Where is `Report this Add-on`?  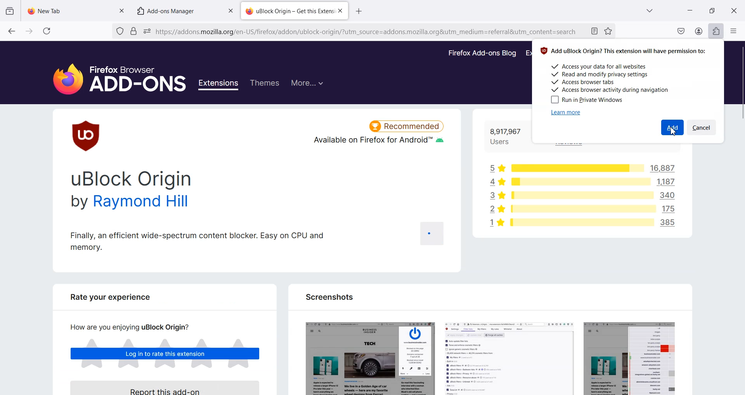 Report this Add-on is located at coordinates (170, 387).